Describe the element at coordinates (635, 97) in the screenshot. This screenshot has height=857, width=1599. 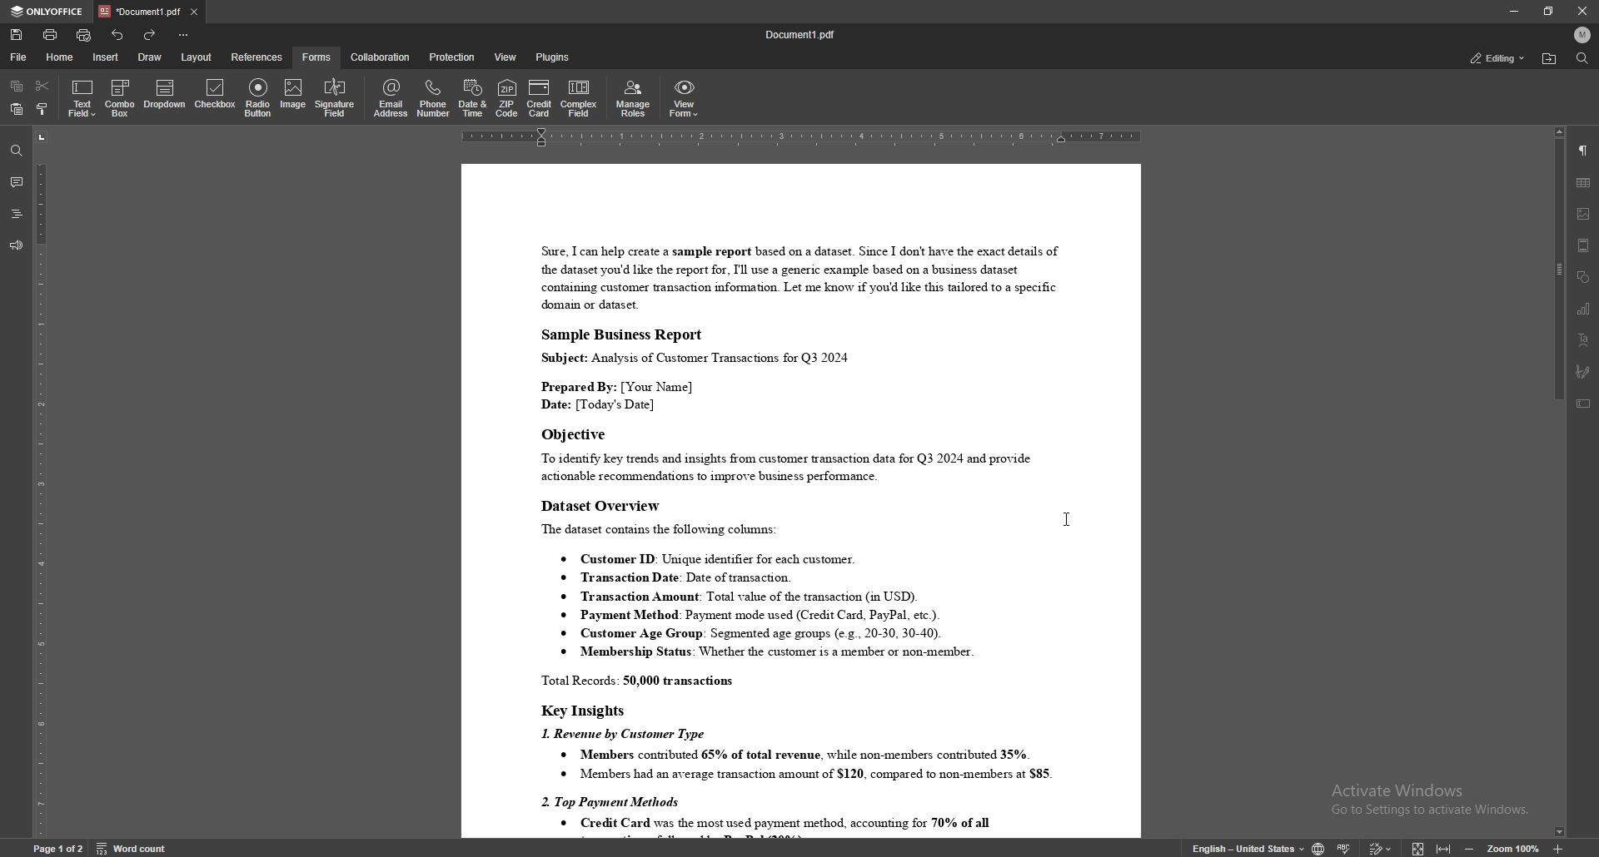
I see `manage roles` at that location.